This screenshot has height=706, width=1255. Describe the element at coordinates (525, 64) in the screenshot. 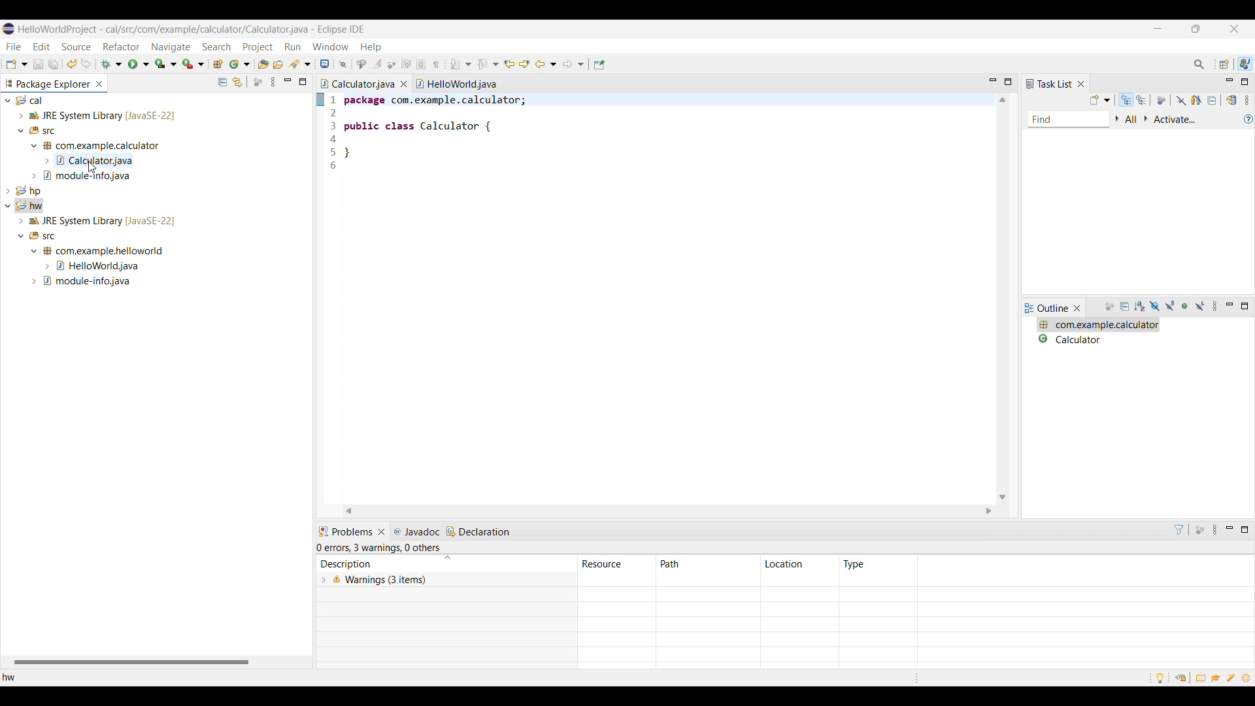

I see `Next edit location` at that location.